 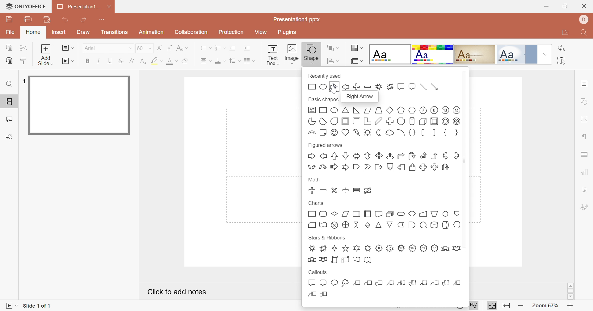 I want to click on Change case, so click(x=182, y=48).